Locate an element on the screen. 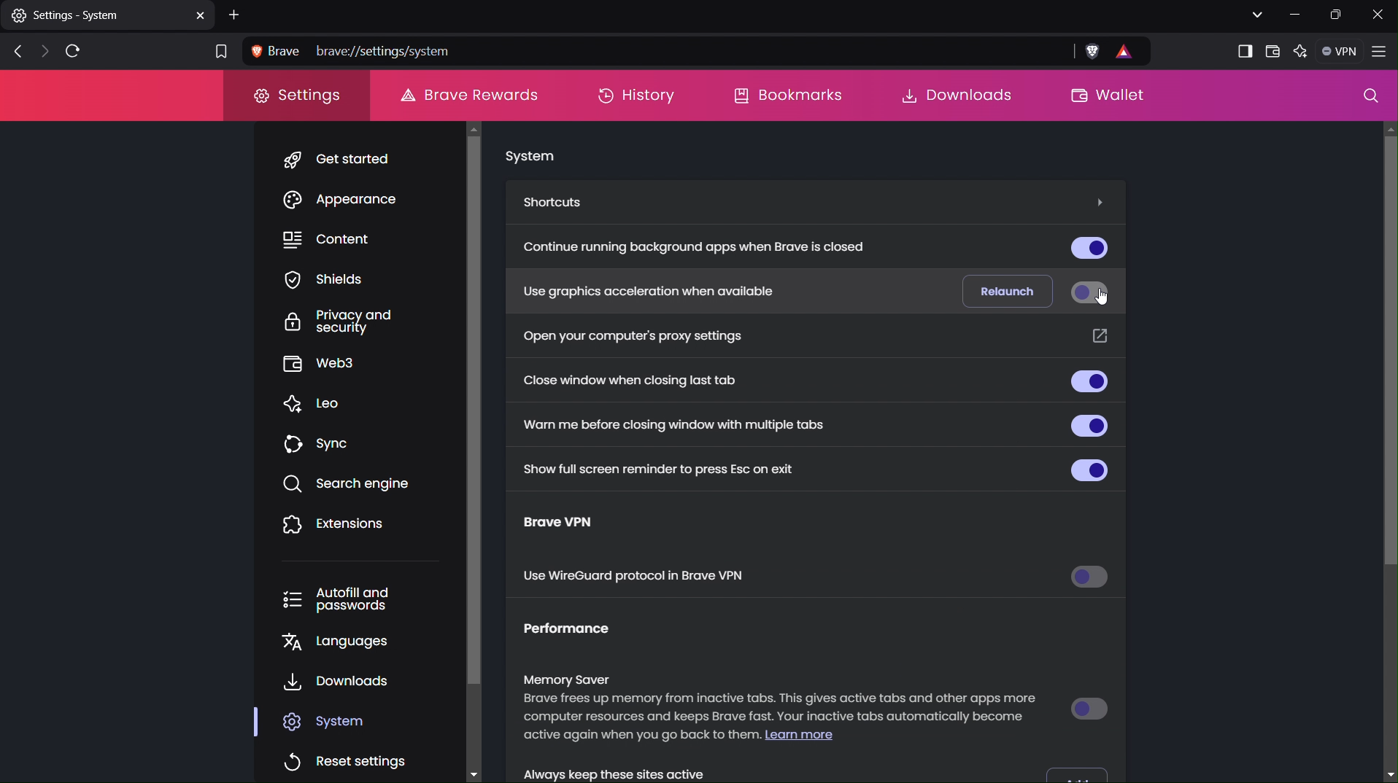  Leo is located at coordinates (322, 405).